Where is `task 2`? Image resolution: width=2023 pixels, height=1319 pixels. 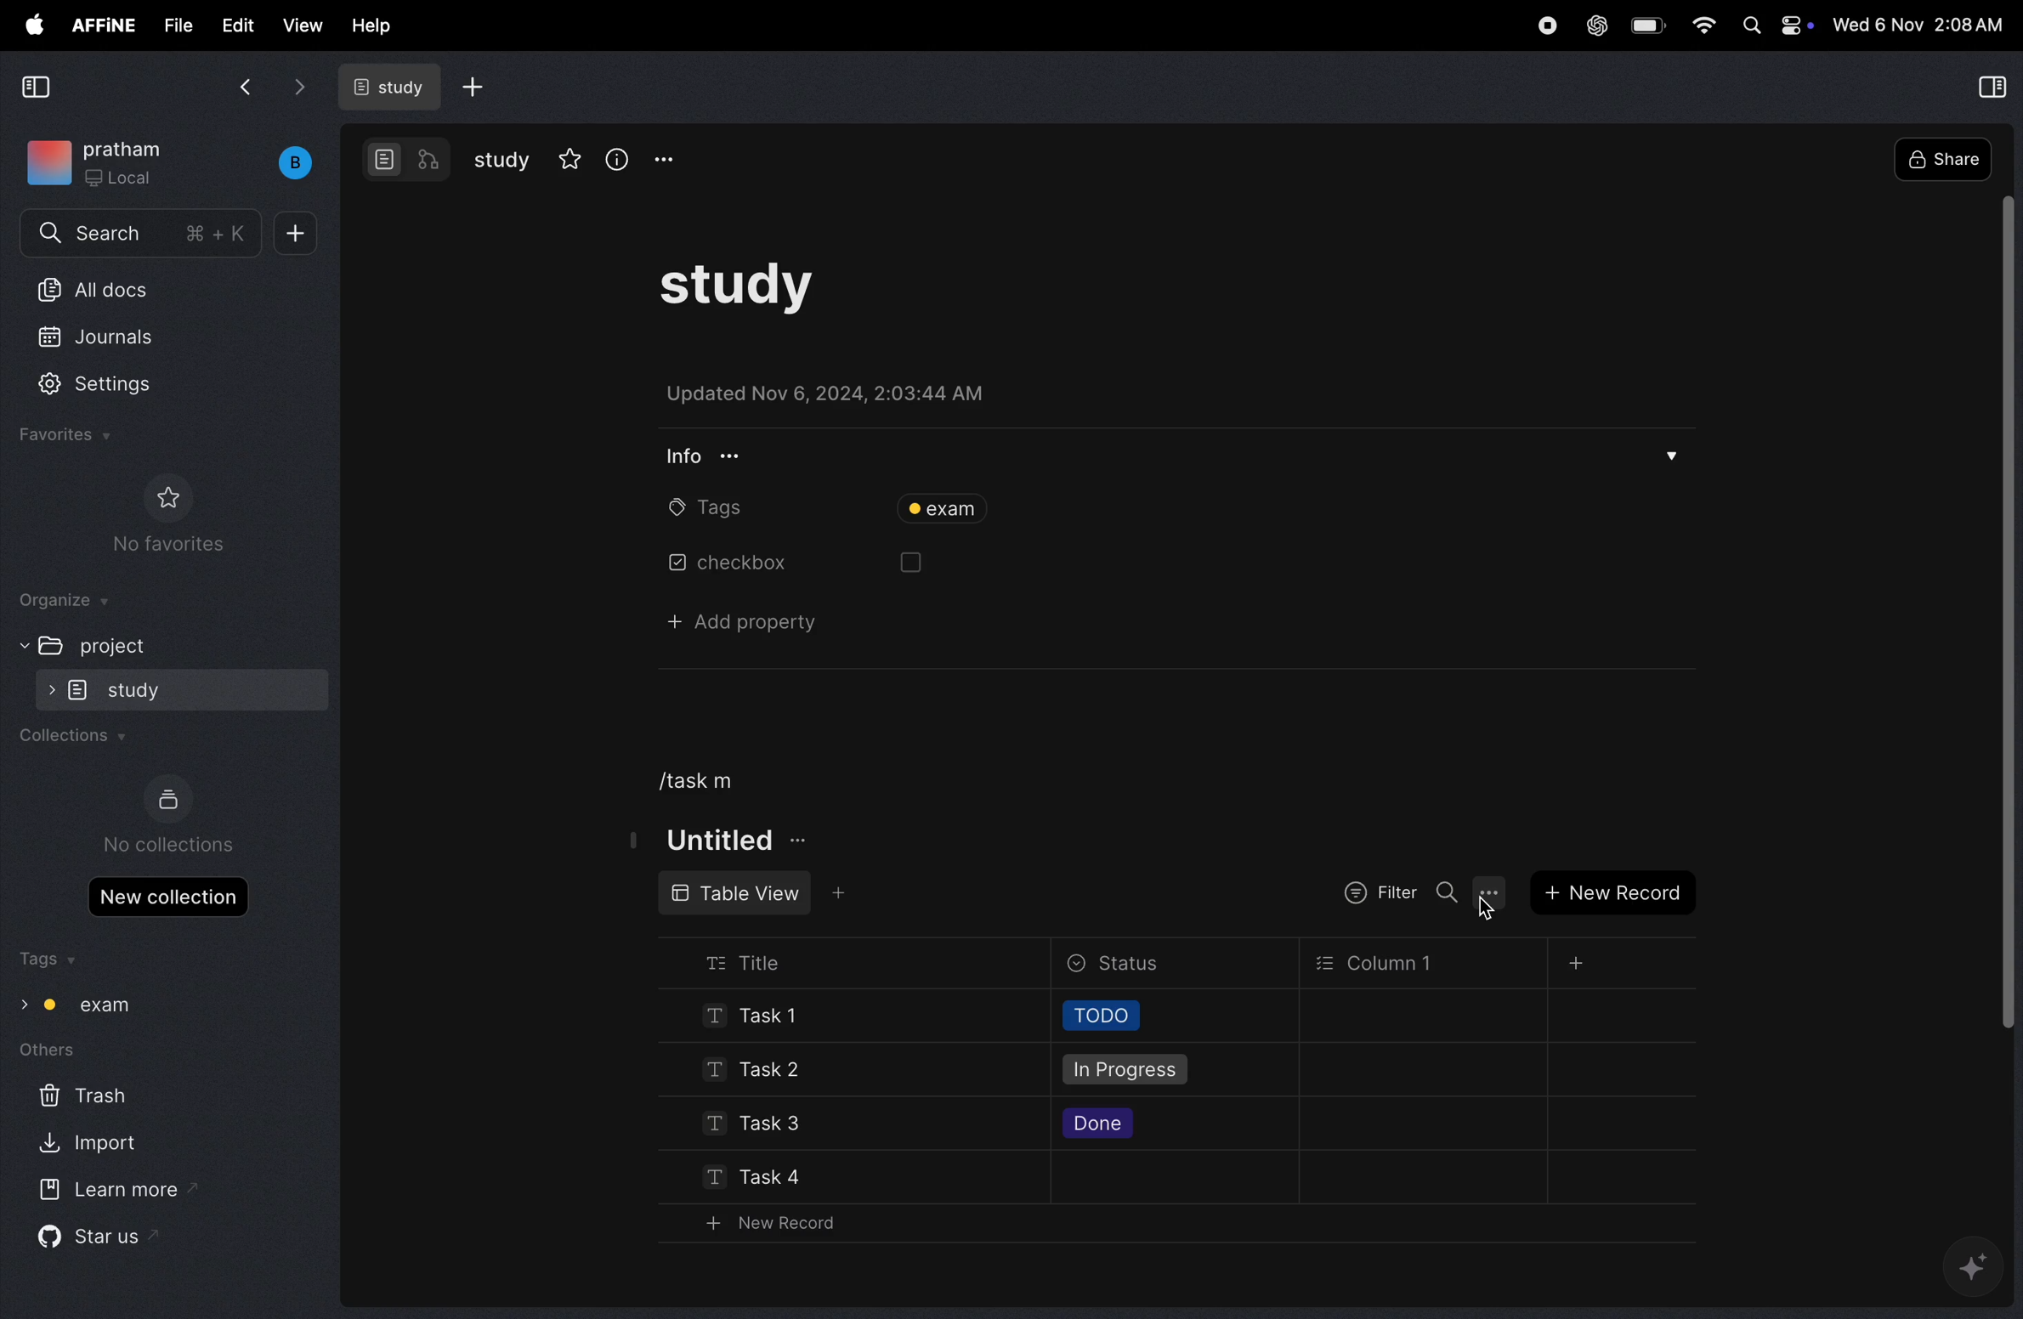 task 2 is located at coordinates (748, 1071).